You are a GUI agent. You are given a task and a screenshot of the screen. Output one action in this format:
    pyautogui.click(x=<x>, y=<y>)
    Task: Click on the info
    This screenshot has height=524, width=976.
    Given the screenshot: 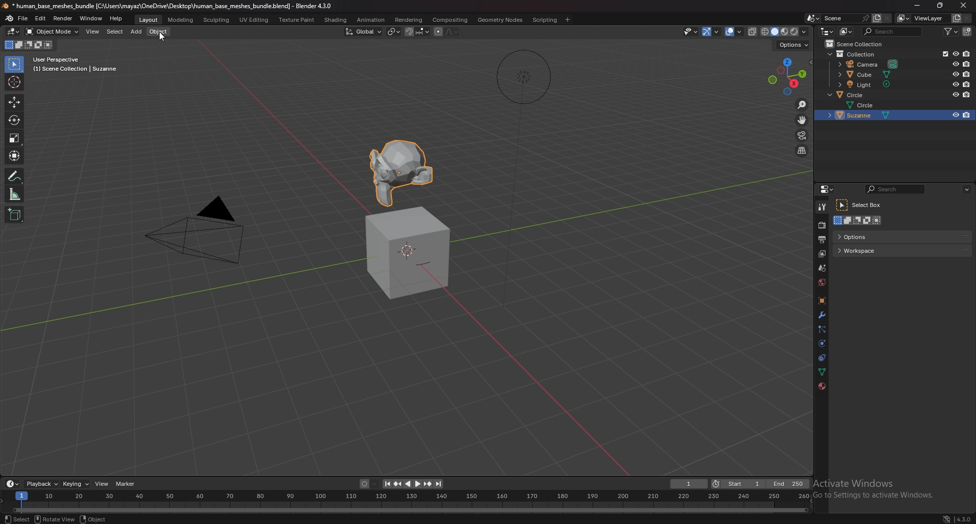 What is the action you would take?
    pyautogui.click(x=75, y=65)
    